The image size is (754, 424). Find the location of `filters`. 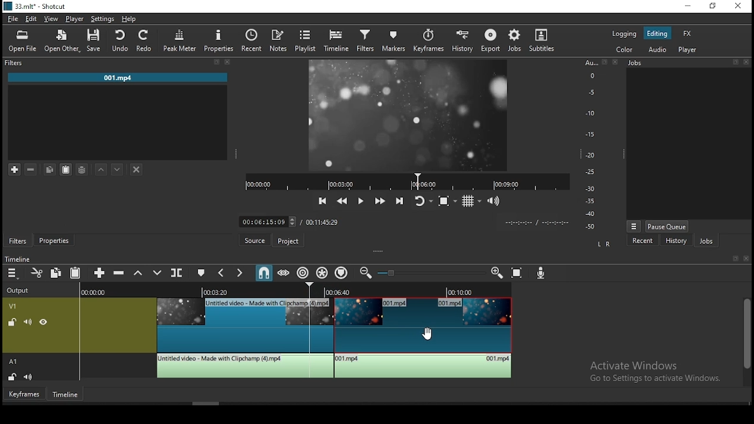

filters is located at coordinates (365, 41).